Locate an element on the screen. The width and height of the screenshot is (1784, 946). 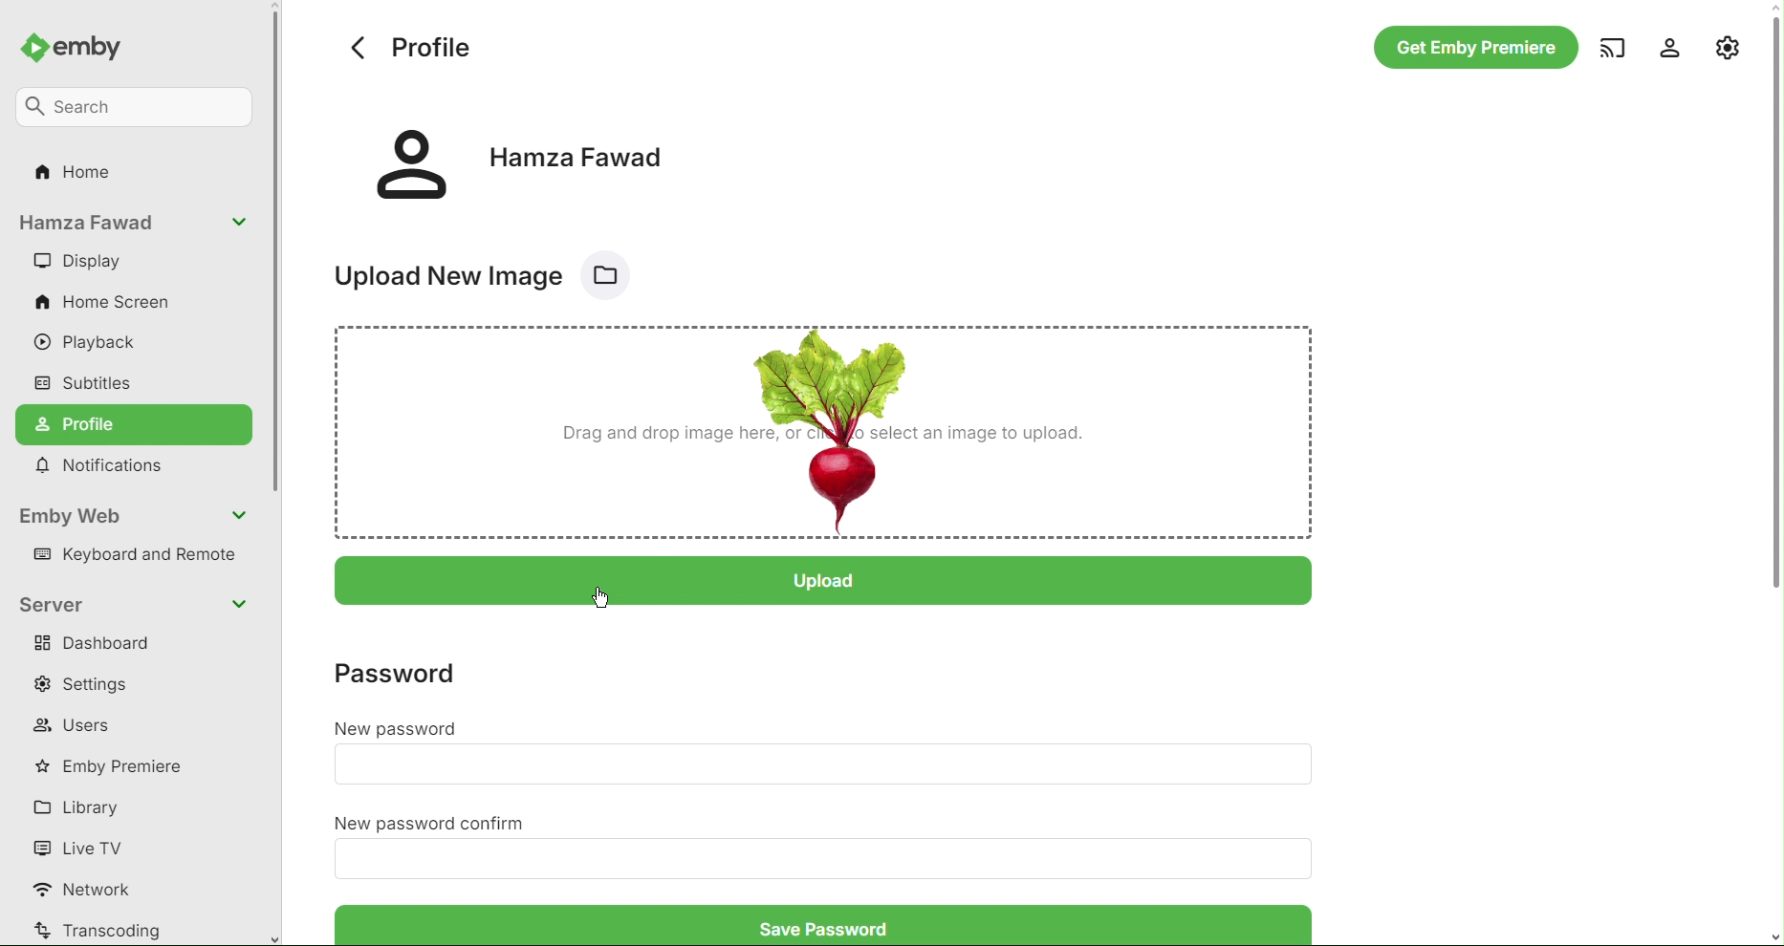
Password is located at coordinates (412, 670).